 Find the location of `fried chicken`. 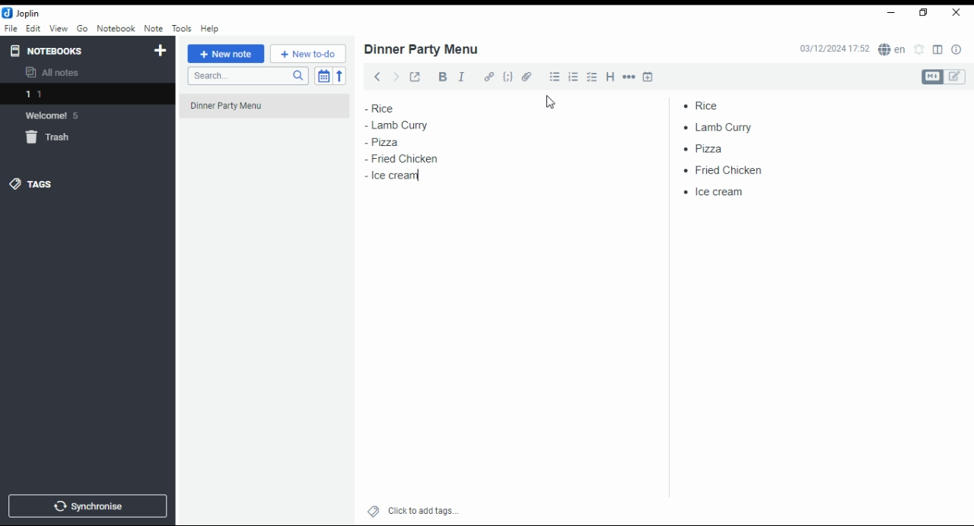

fried chicken is located at coordinates (727, 170).